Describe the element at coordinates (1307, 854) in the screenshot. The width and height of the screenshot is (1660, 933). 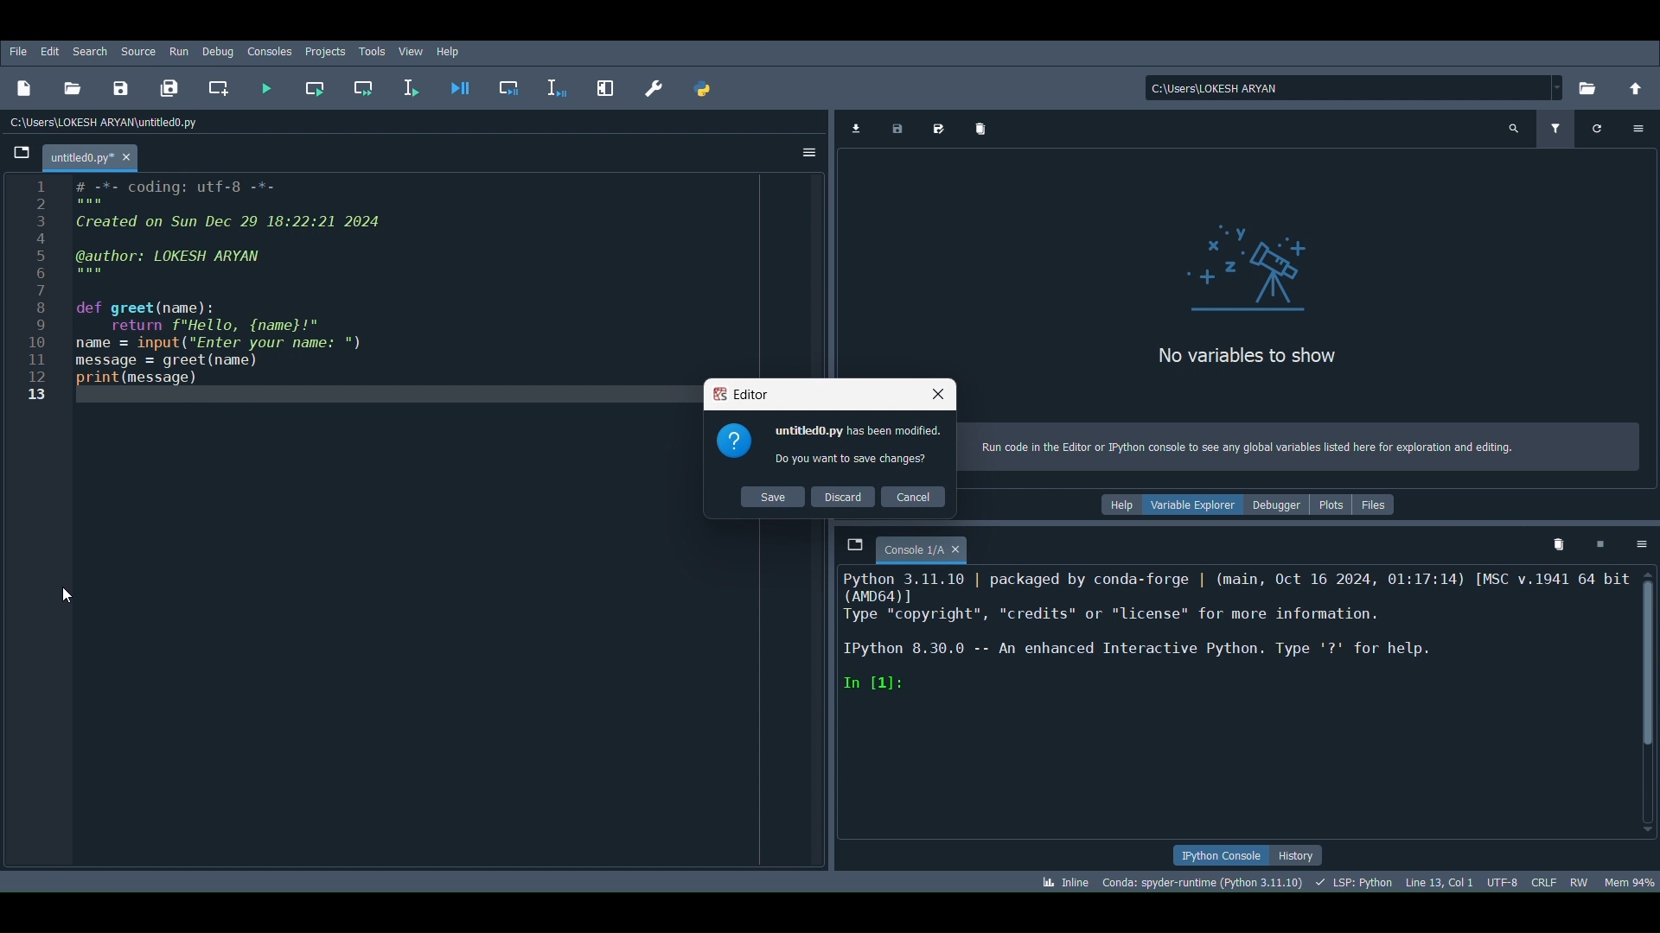
I see `History` at that location.